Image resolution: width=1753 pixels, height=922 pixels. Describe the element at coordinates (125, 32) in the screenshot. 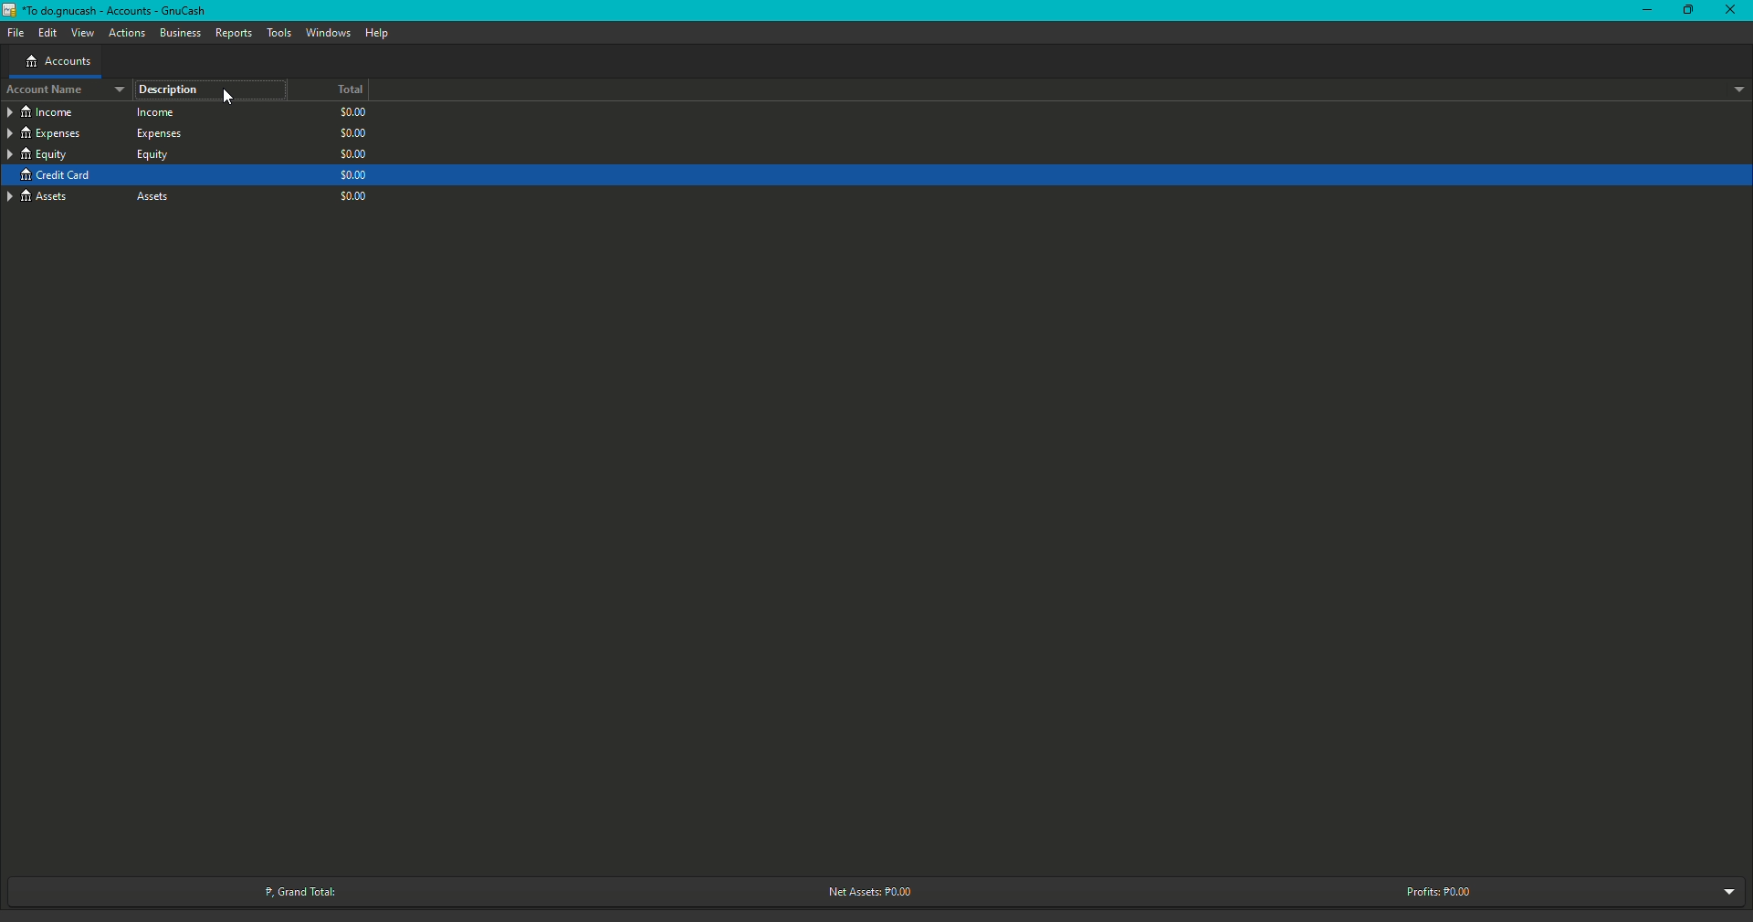

I see `Actions` at that location.